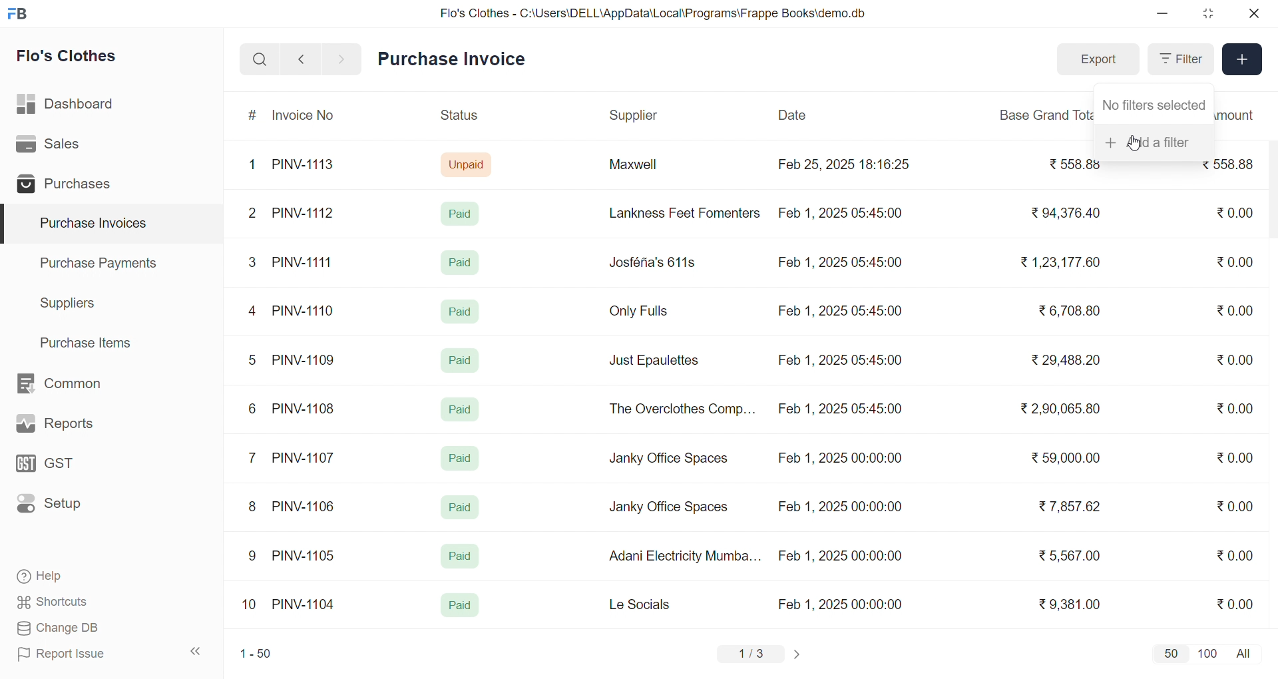 The width and height of the screenshot is (1278, 679). Describe the element at coordinates (252, 606) in the screenshot. I see `10` at that location.